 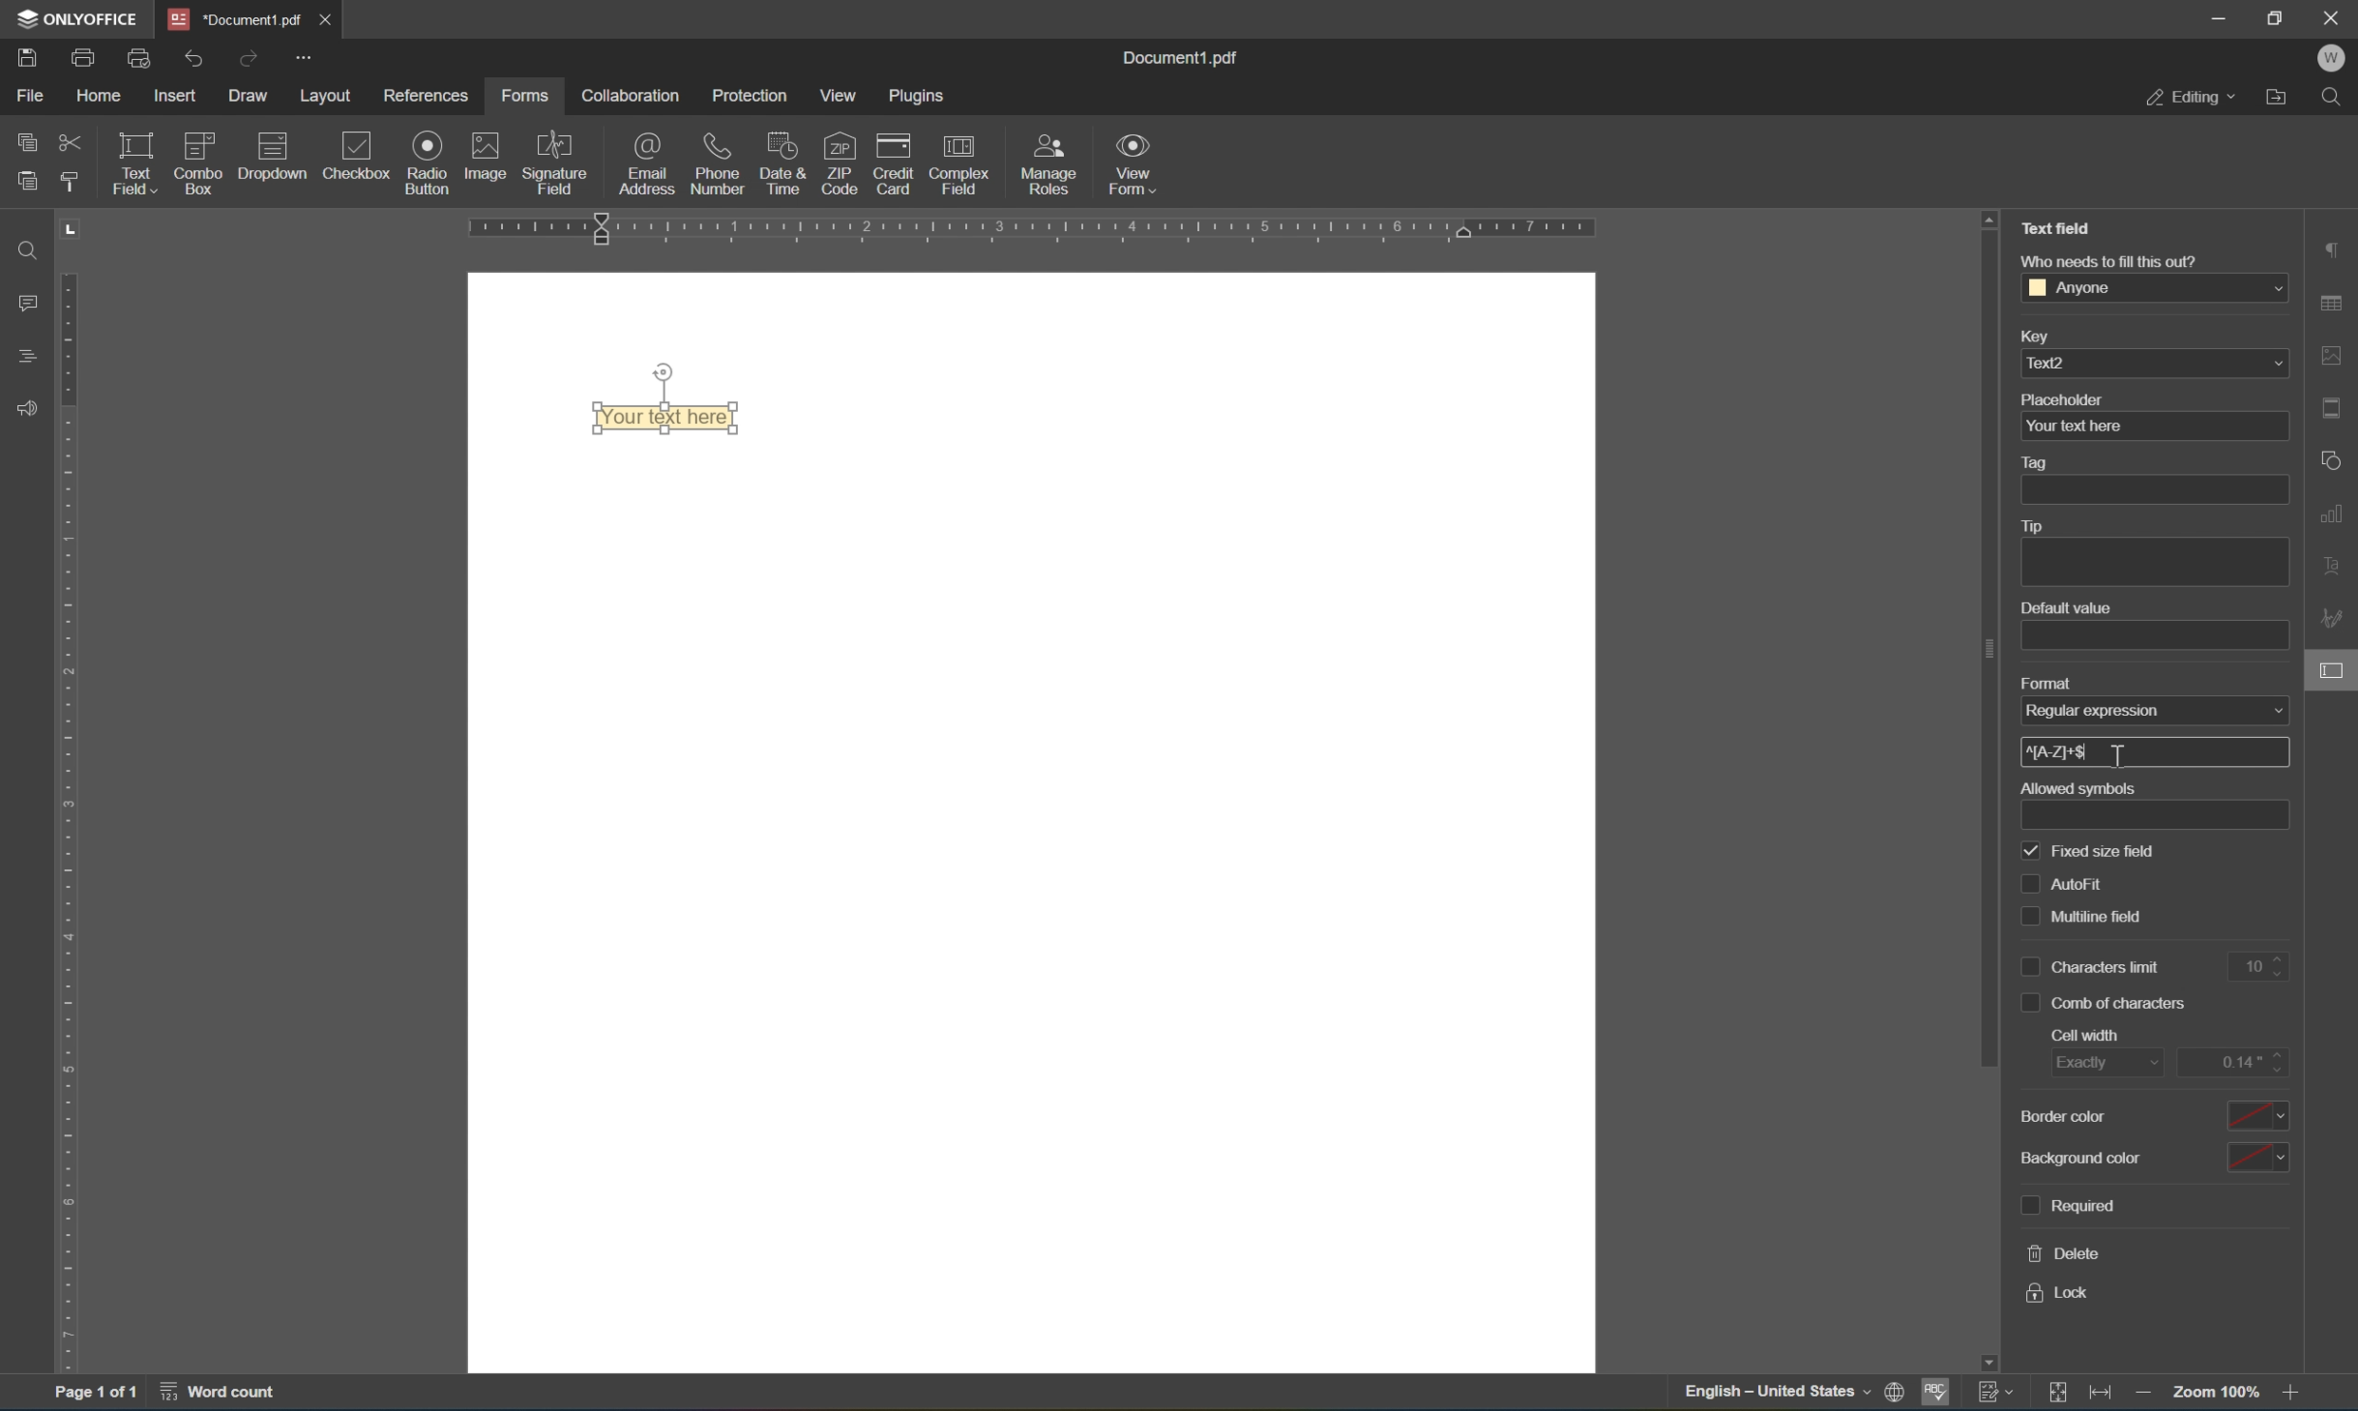 What do you see at coordinates (2075, 426) in the screenshot?
I see `your text here` at bounding box center [2075, 426].